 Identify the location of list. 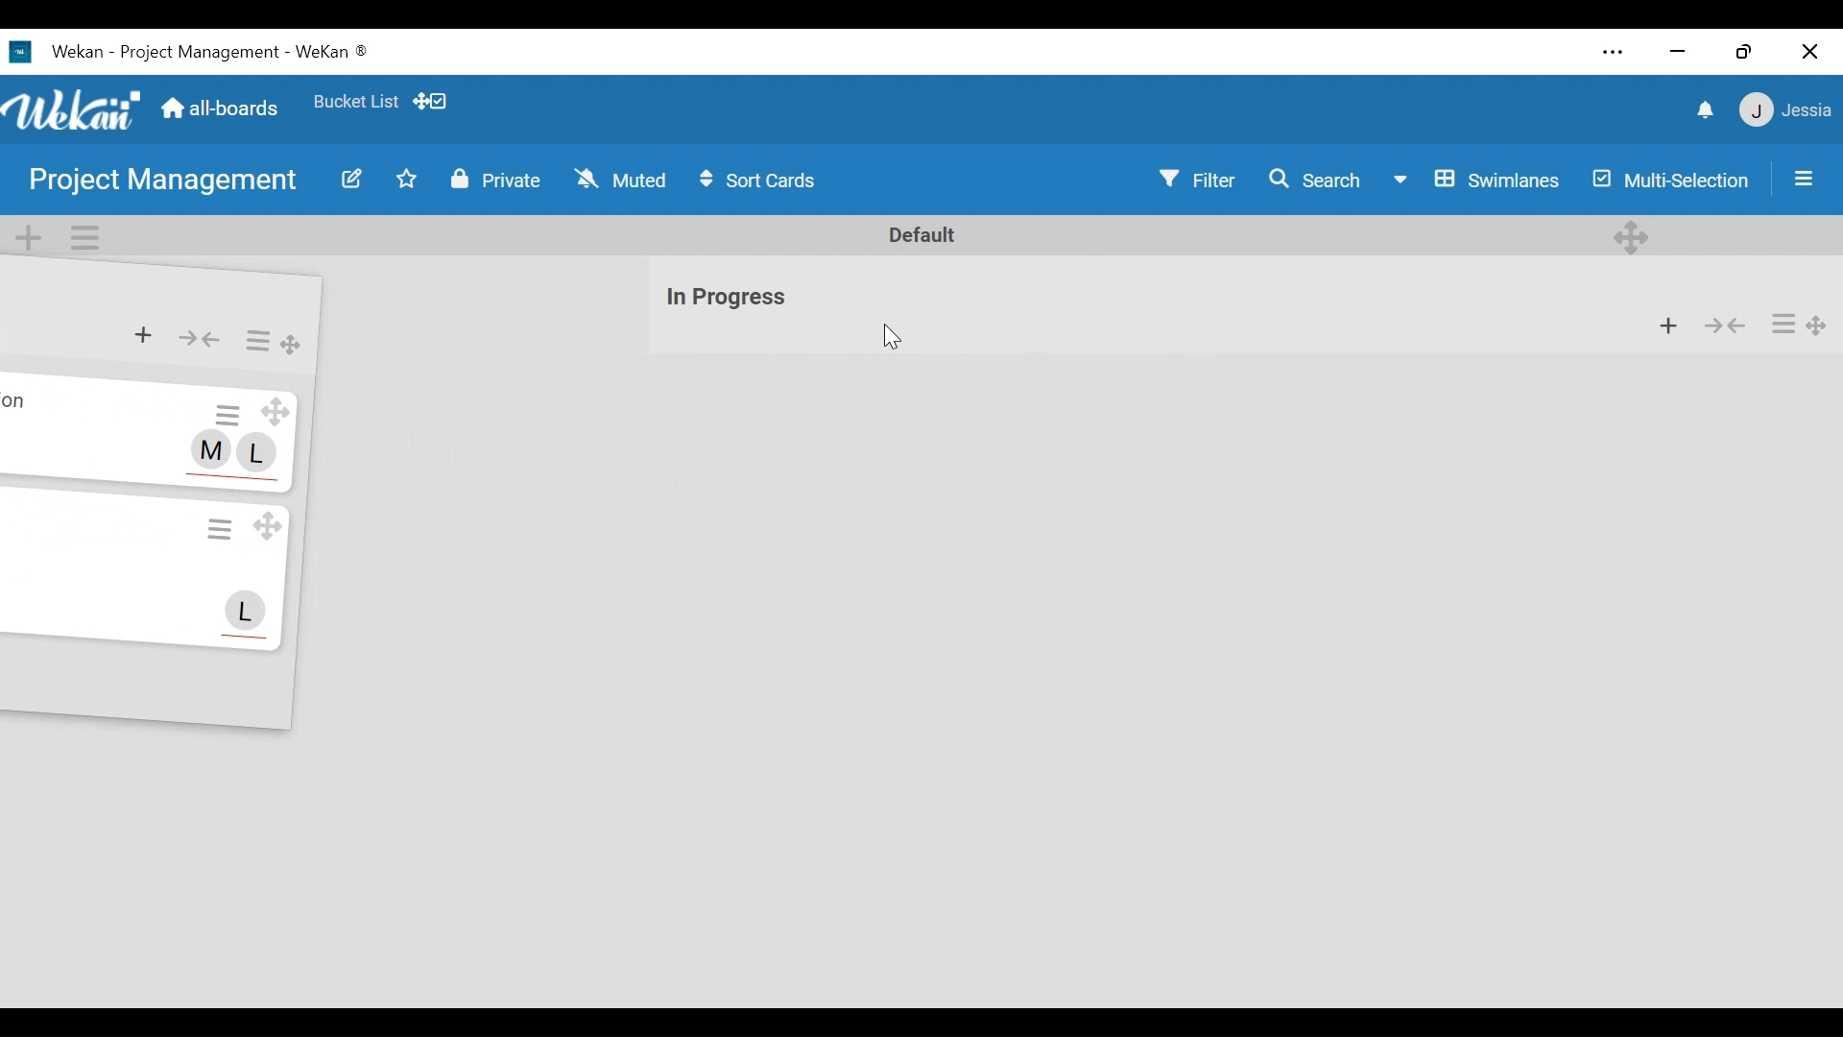
(60, 320).